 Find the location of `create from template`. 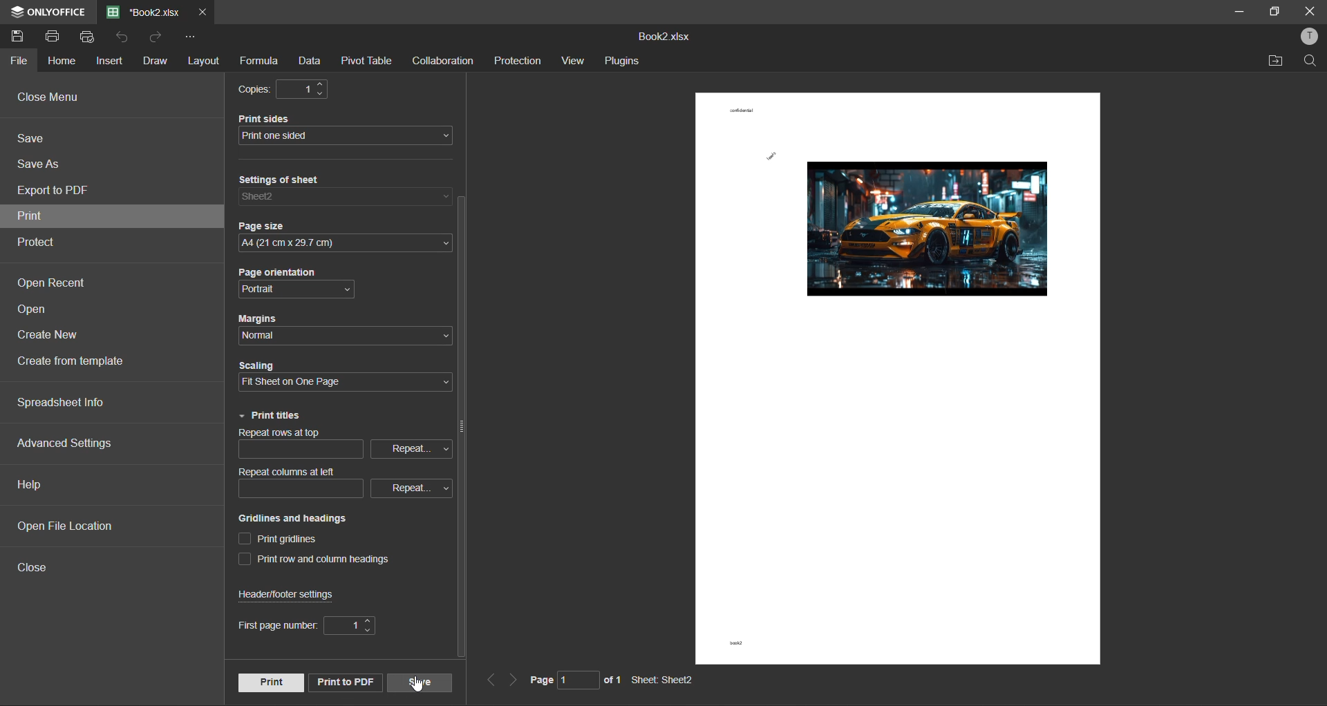

create from template is located at coordinates (79, 361).